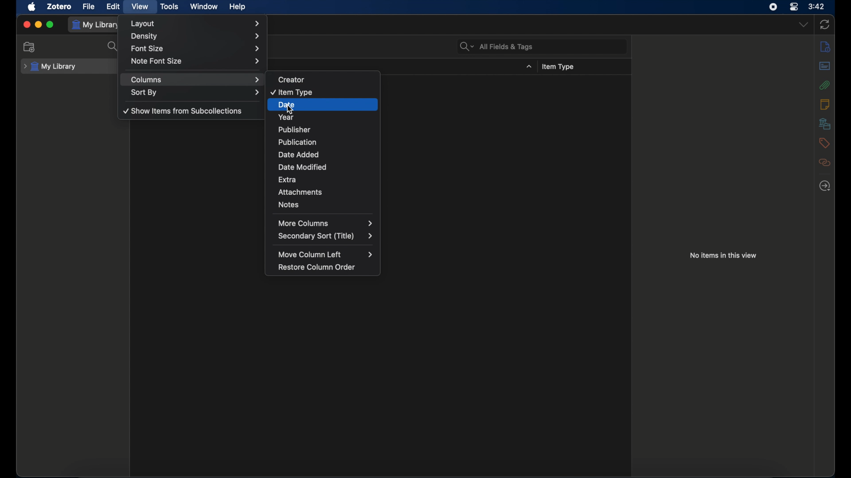  Describe the element at coordinates (327, 104) in the screenshot. I see `date` at that location.